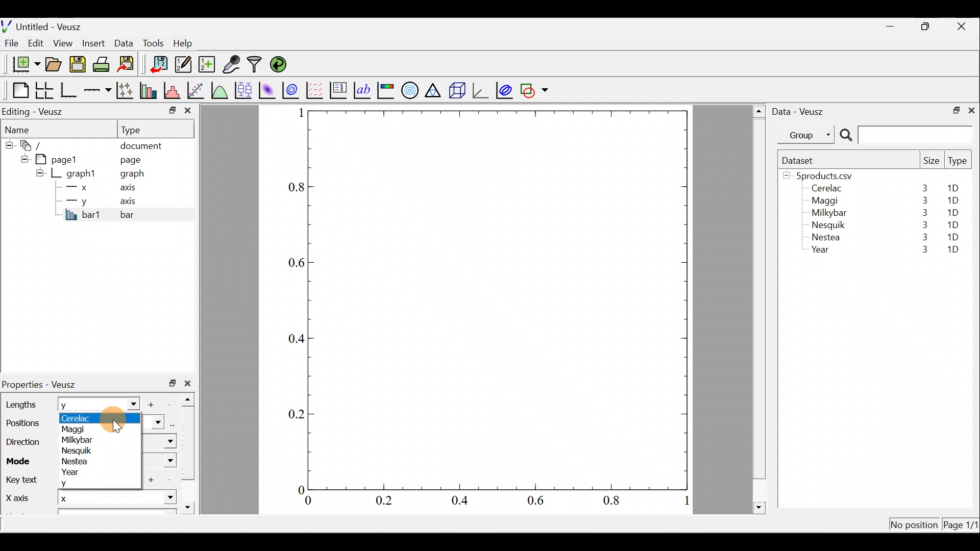 The image size is (980, 551). I want to click on Mode, so click(21, 459).